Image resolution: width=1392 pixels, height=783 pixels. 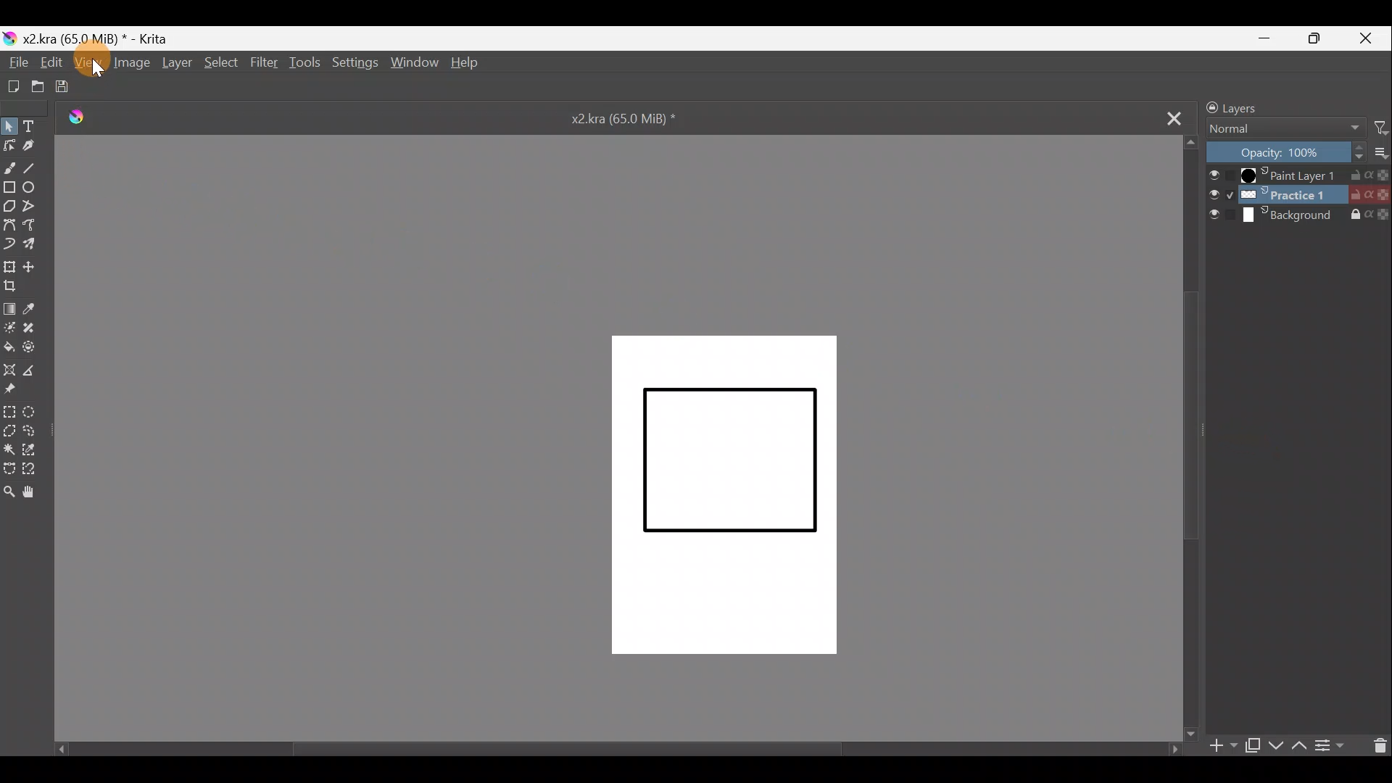 I want to click on Layer 1, so click(x=1298, y=175).